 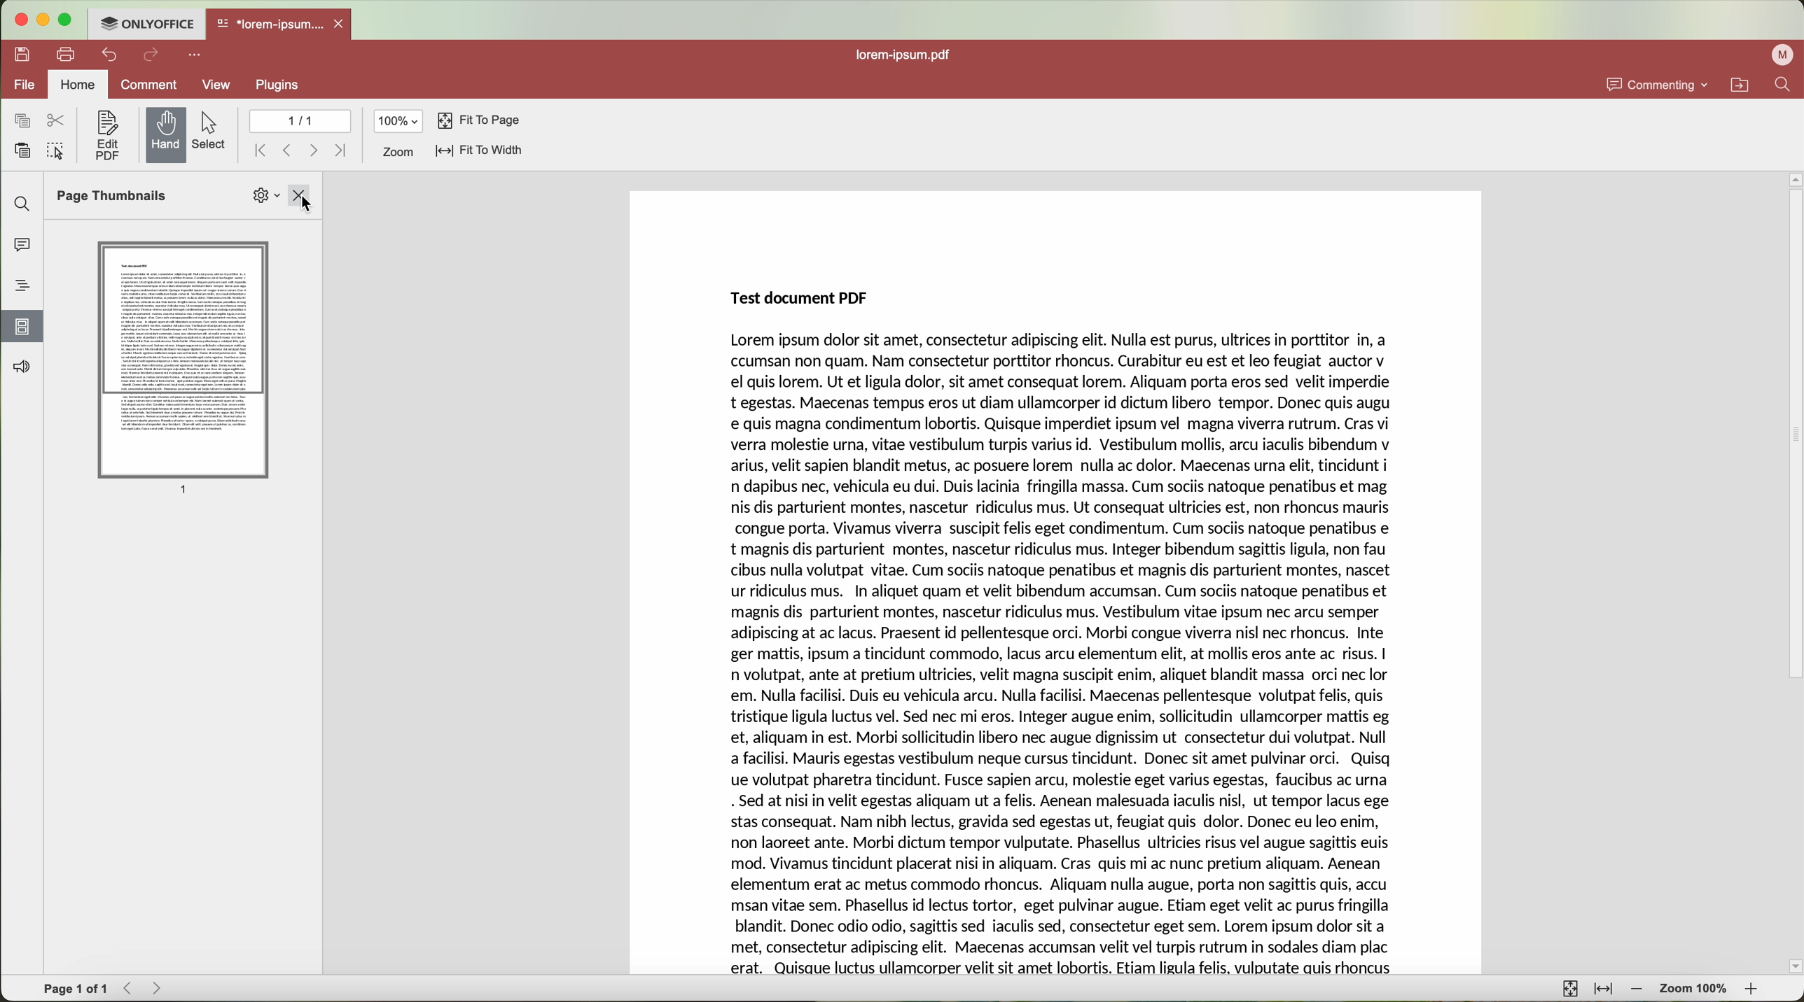 I want to click on comments, so click(x=22, y=248).